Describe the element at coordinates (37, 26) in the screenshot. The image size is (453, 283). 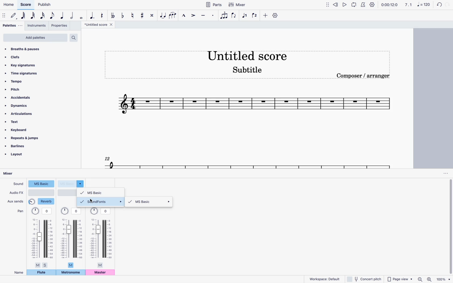
I see `instruments` at that location.